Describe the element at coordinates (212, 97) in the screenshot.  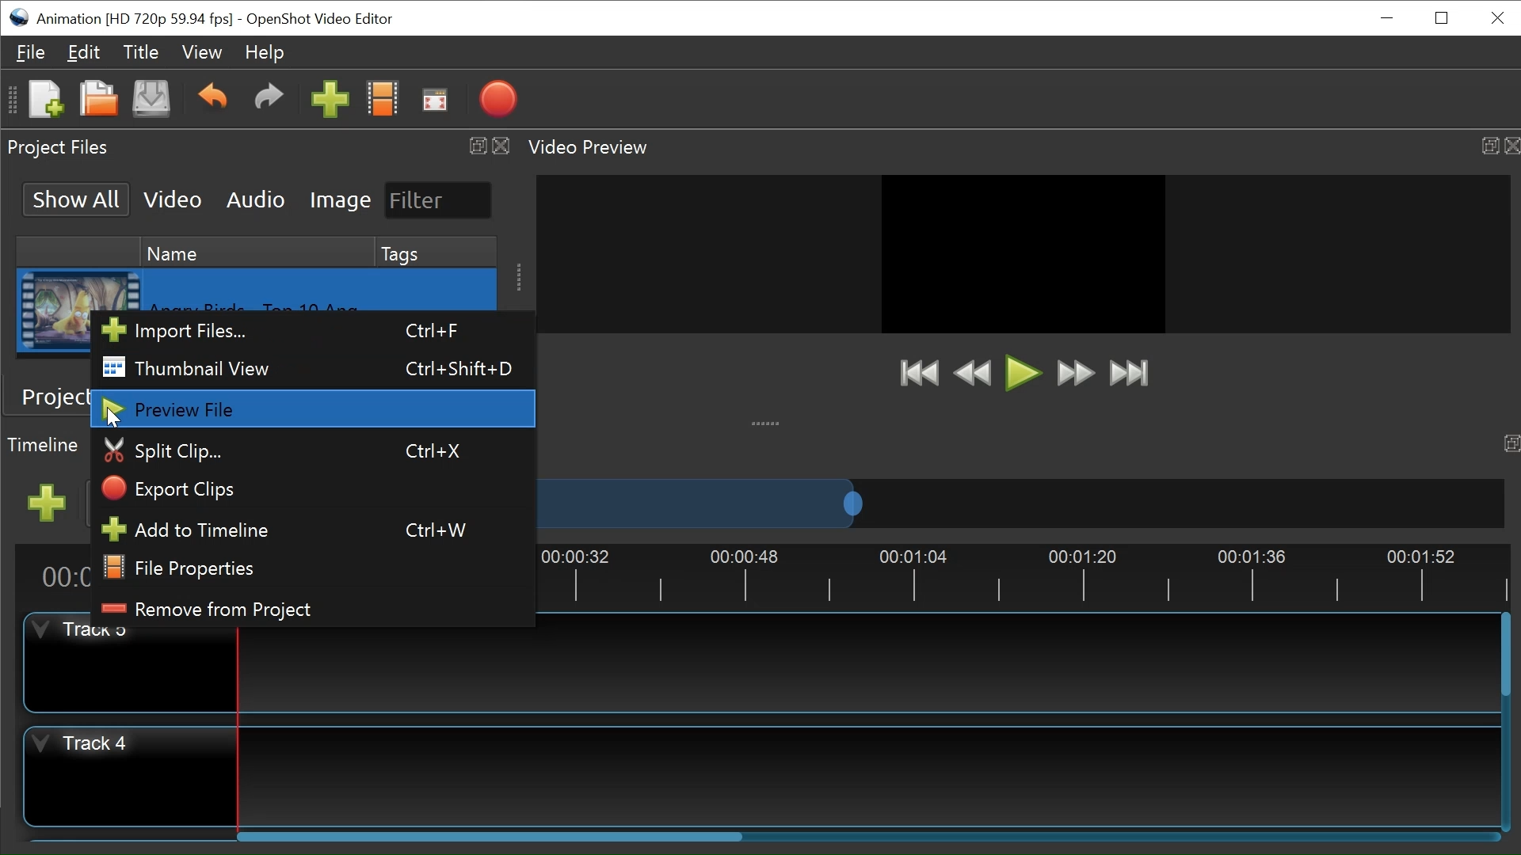
I see `Undo` at that location.